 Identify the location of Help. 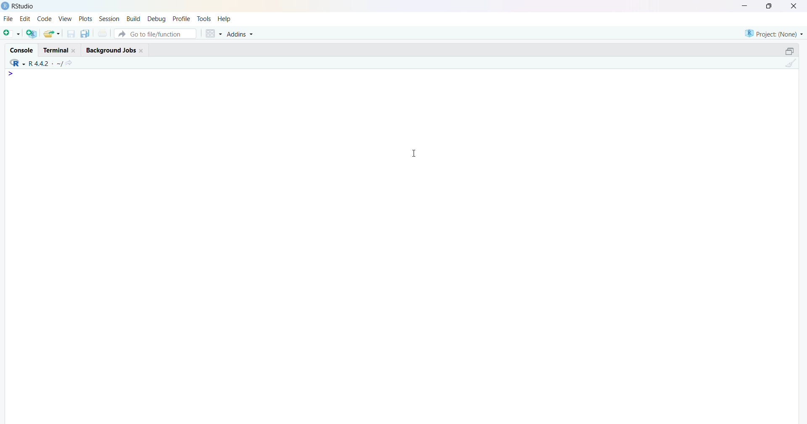
(224, 19).